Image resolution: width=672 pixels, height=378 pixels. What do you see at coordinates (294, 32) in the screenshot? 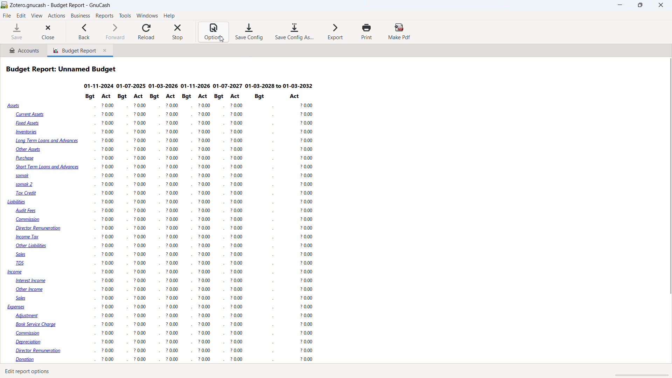
I see `save configuration as` at bounding box center [294, 32].